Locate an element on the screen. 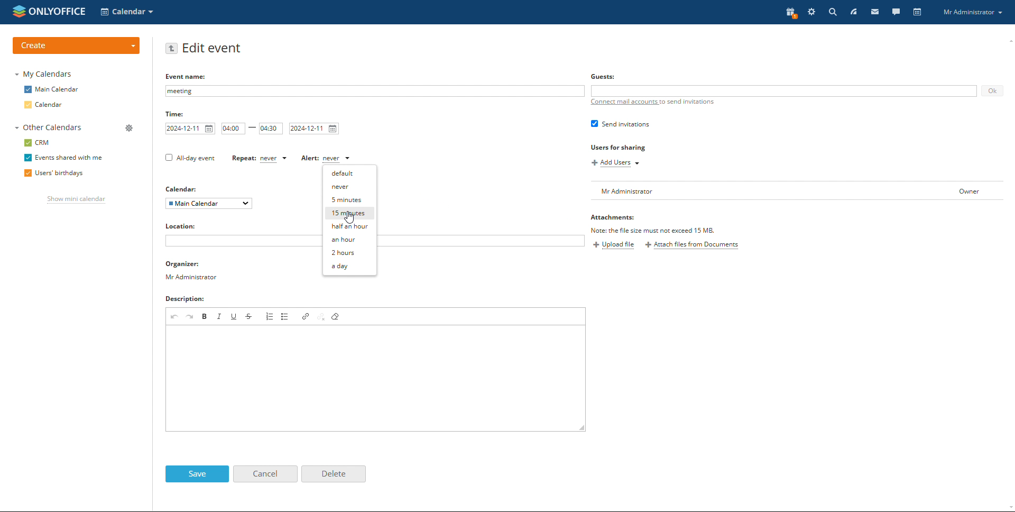 The height and width of the screenshot is (512, 1015). 5 minutes is located at coordinates (350, 199).